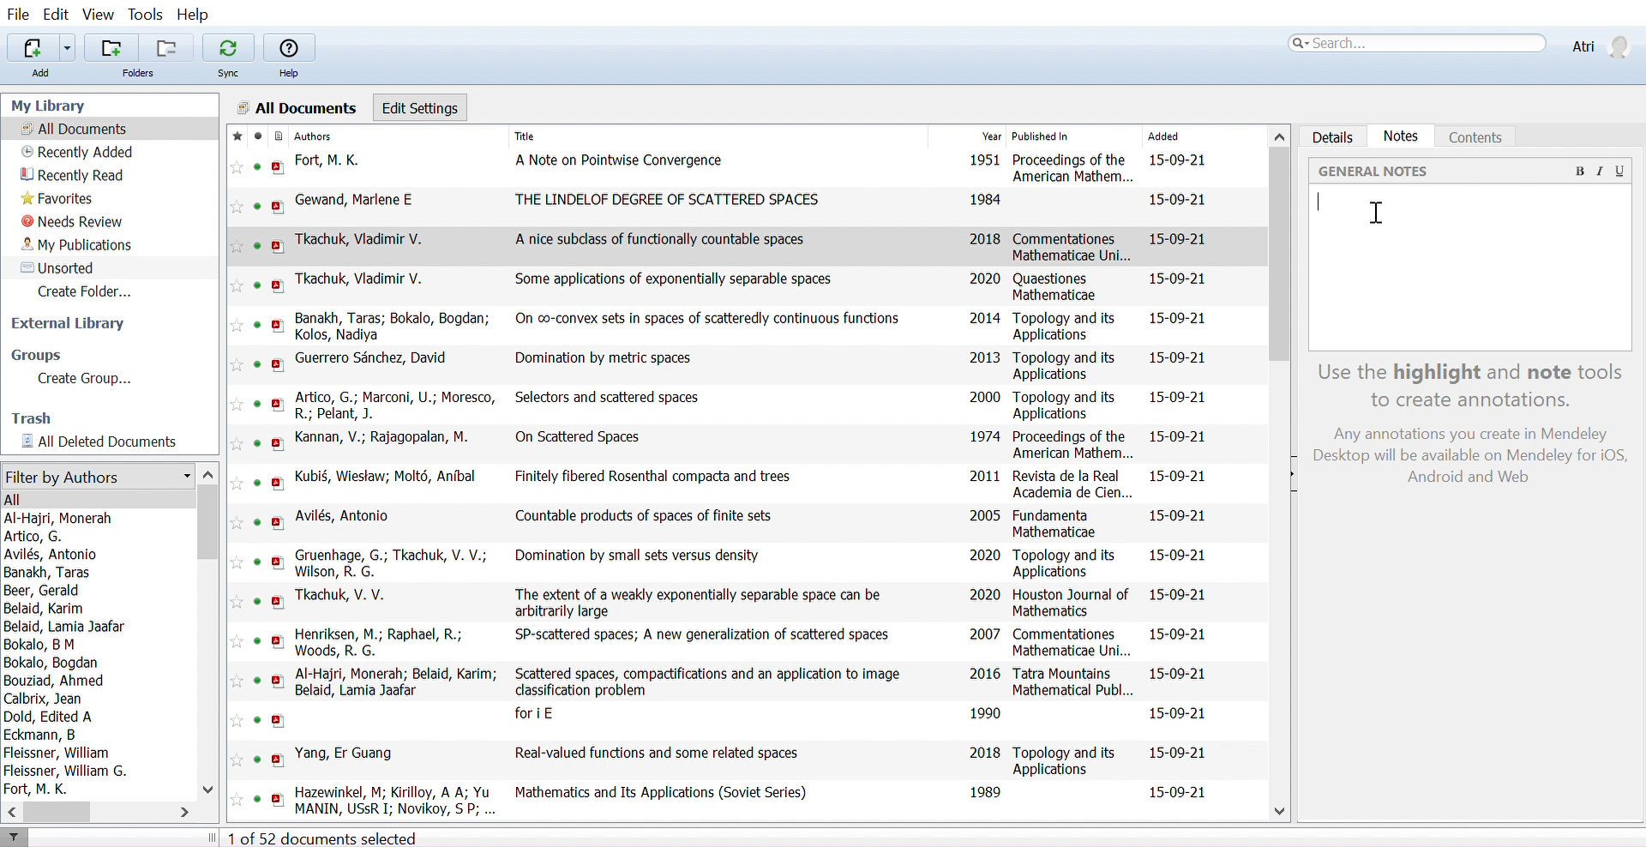 Image resolution: width=1646 pixels, height=847 pixels. What do you see at coordinates (77, 153) in the screenshot?
I see `Recently added` at bounding box center [77, 153].